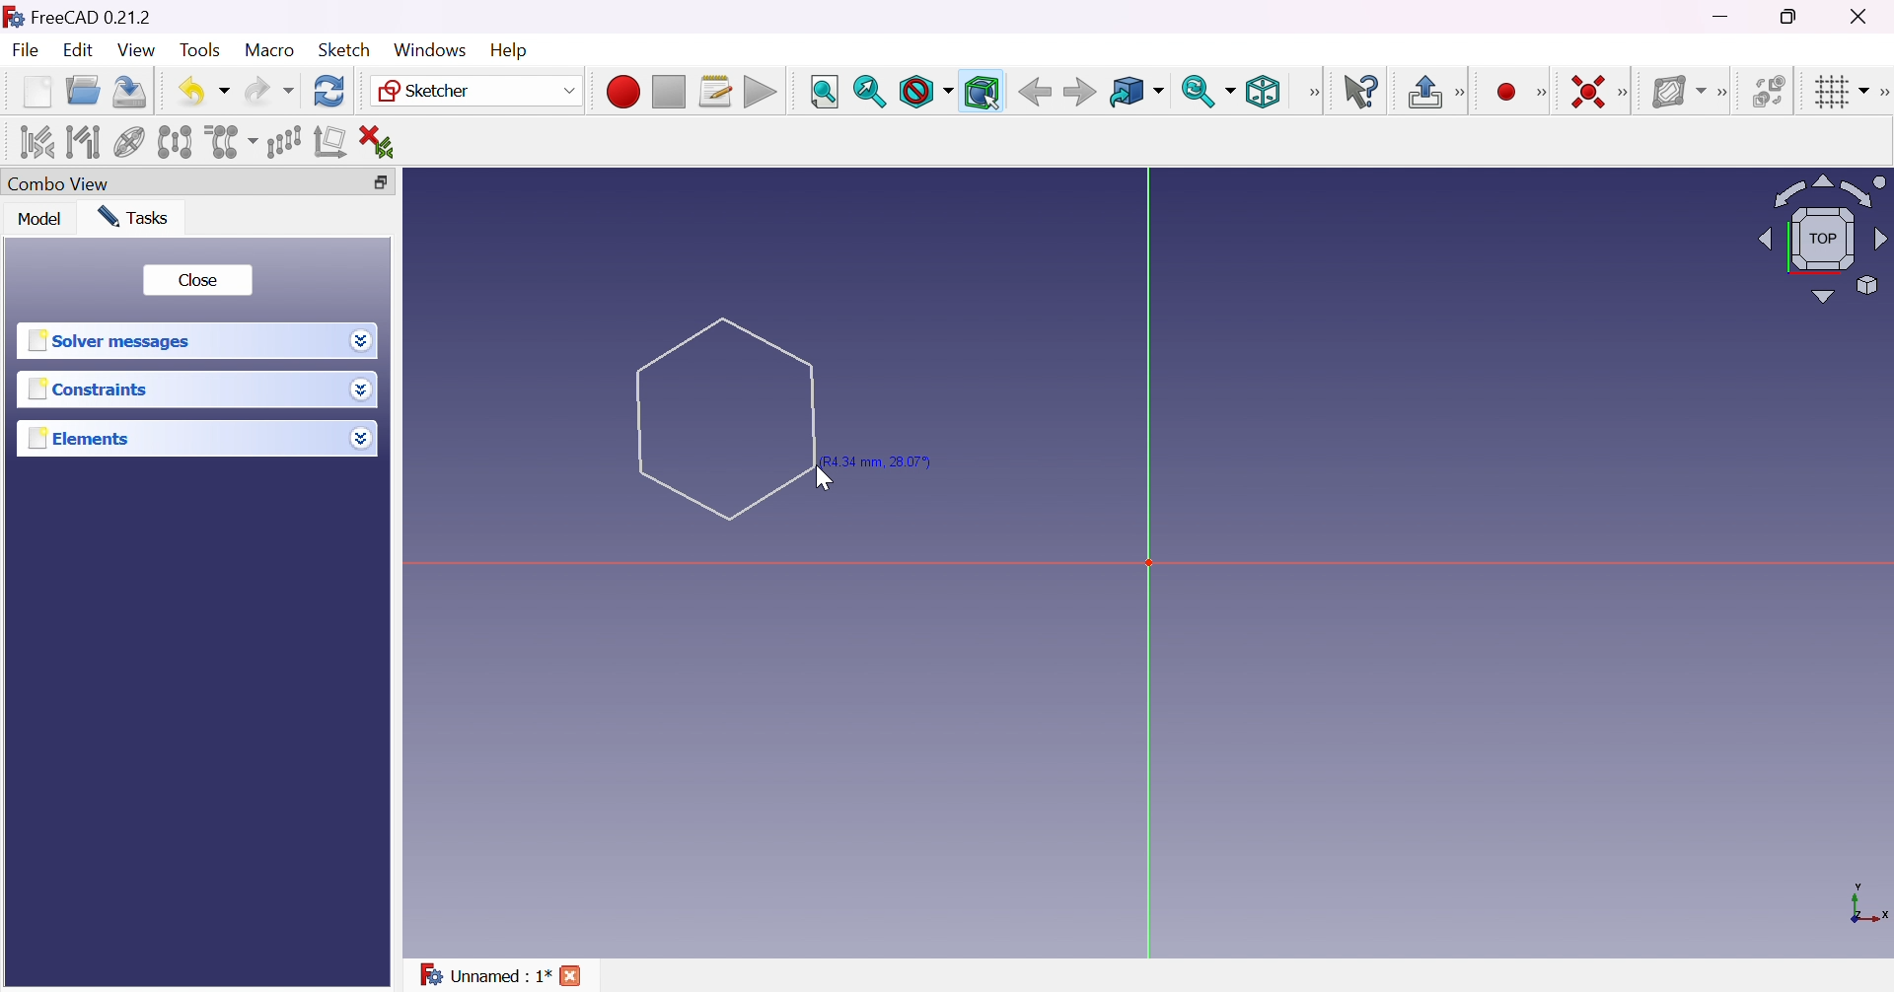  I want to click on Drop down, so click(359, 338).